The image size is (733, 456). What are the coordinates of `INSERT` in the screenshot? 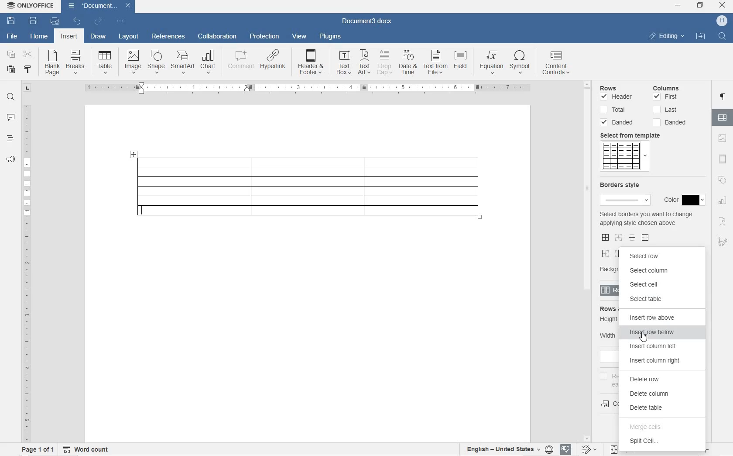 It's located at (69, 36).